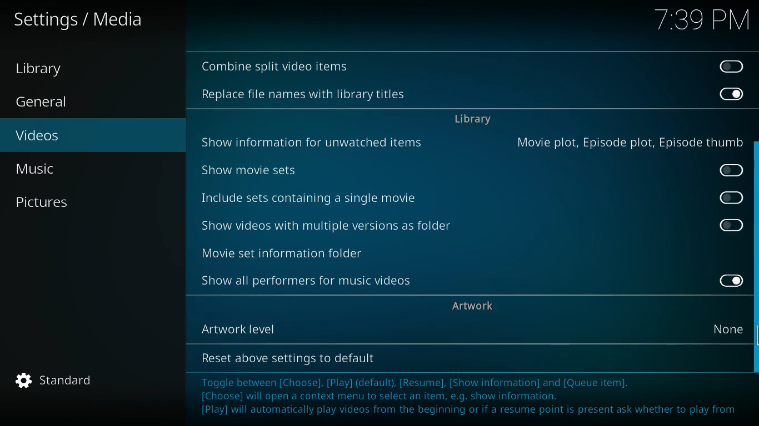 This screenshot has height=426, width=759. I want to click on off, so click(732, 225).